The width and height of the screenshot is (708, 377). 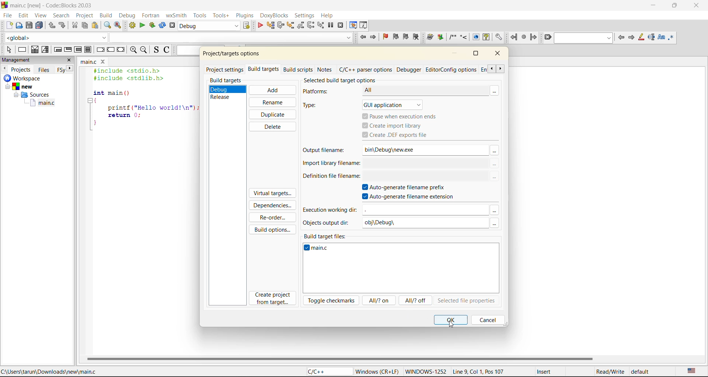 I want to click on toggle checkmarks, so click(x=332, y=301).